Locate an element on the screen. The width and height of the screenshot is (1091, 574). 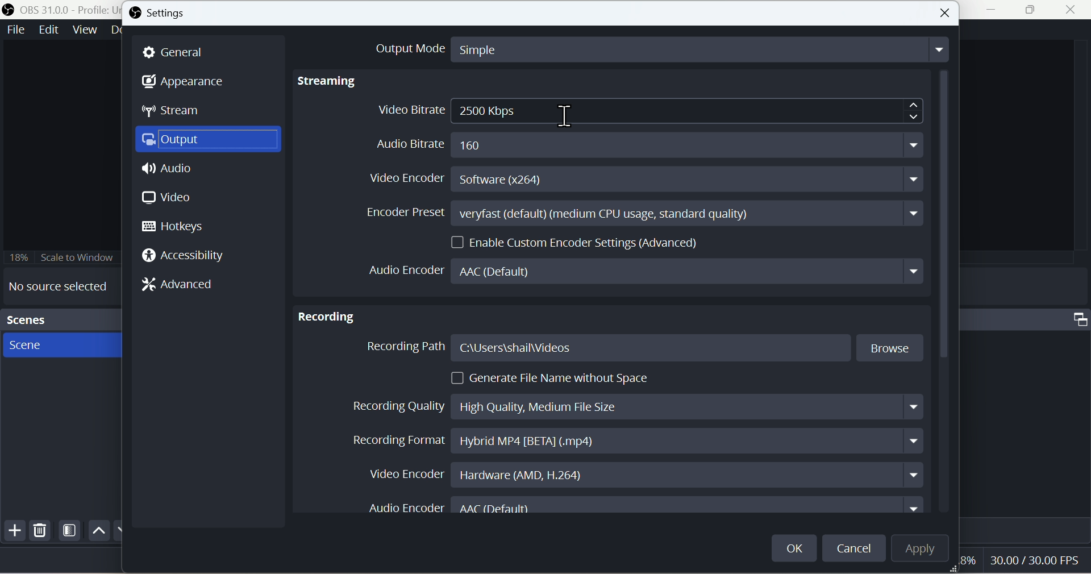
Settings is located at coordinates (165, 14).